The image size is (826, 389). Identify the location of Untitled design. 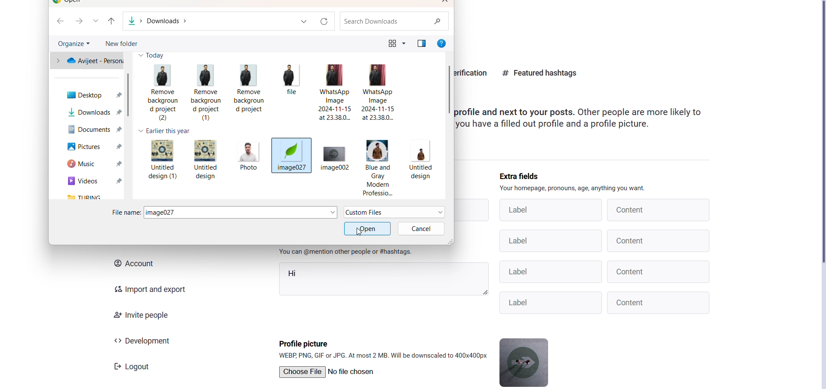
(206, 160).